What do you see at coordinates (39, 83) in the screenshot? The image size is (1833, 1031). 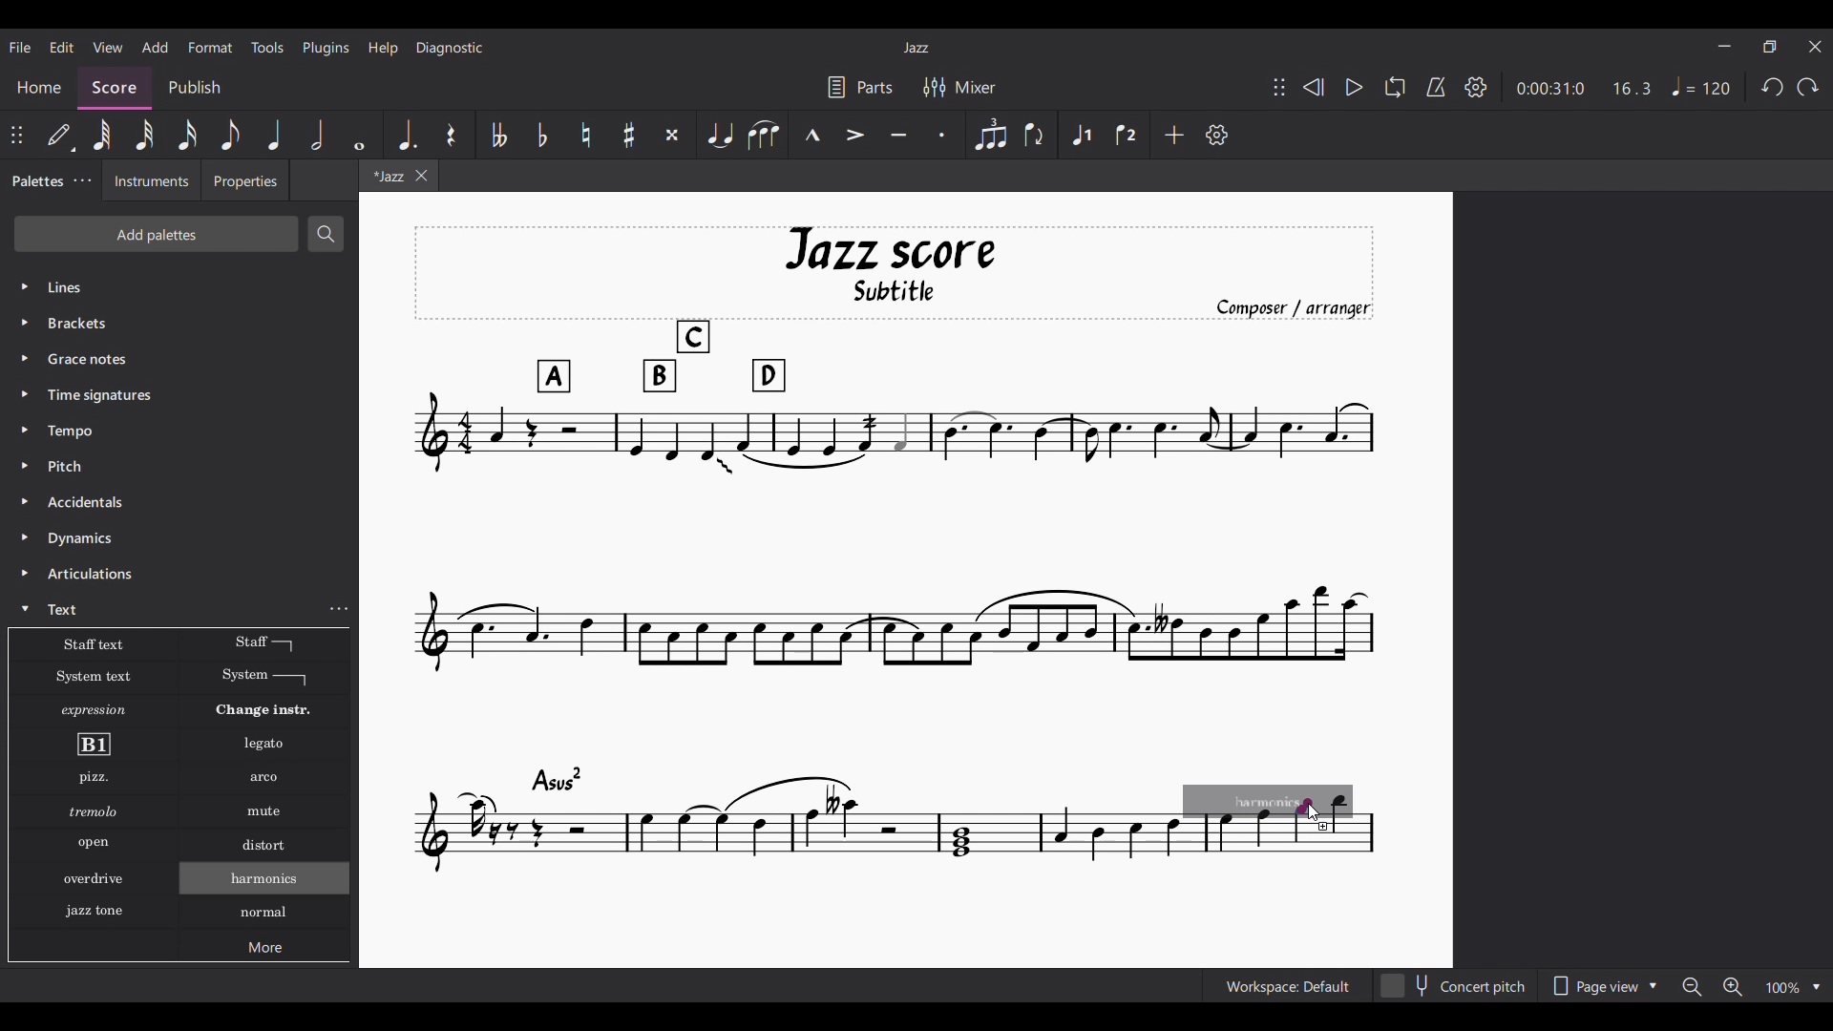 I see `Home section` at bounding box center [39, 83].